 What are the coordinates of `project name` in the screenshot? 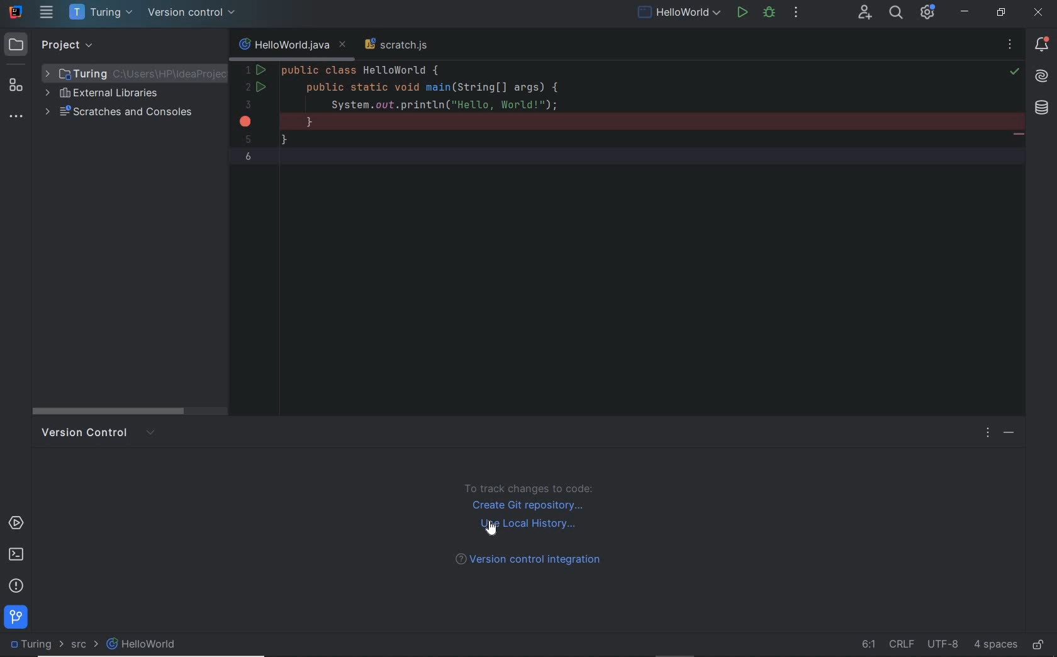 It's located at (36, 644).